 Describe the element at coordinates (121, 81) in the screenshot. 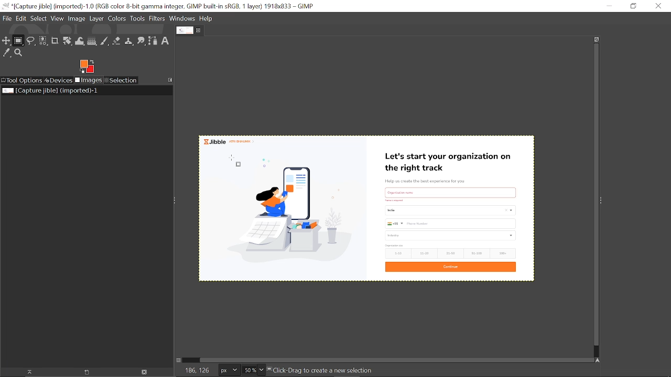

I see `Selection` at that location.